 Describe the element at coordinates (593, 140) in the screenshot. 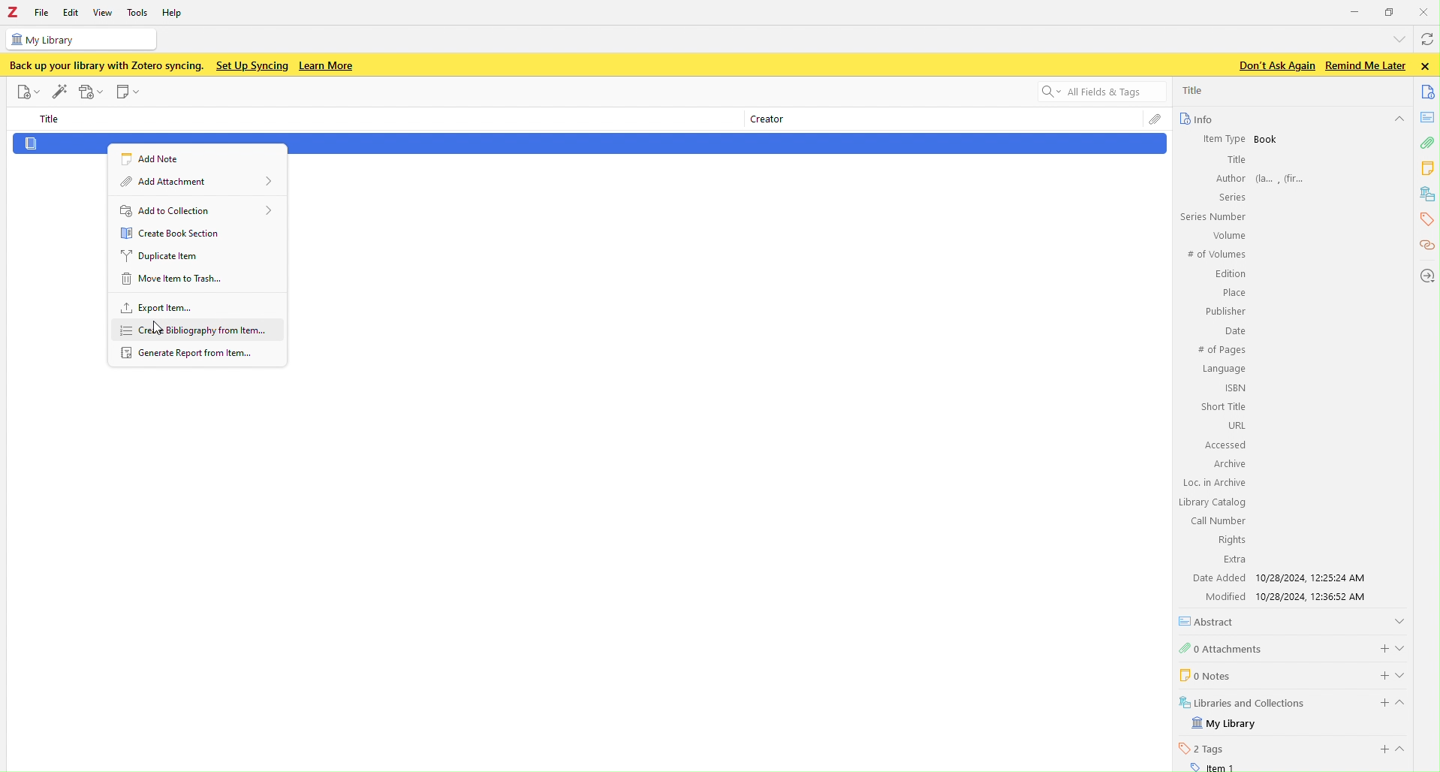

I see `Document` at that location.